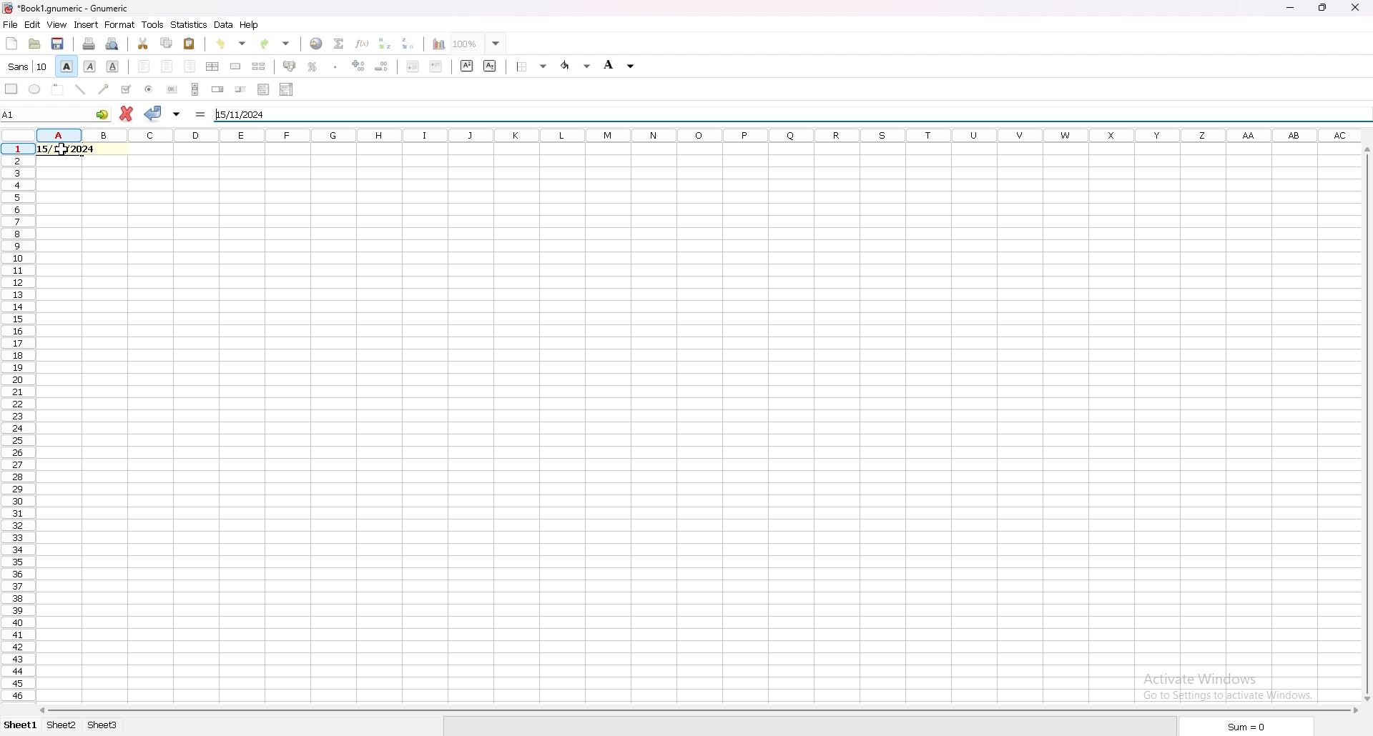 This screenshot has width=1373, height=736. Describe the element at coordinates (701, 134) in the screenshot. I see `column` at that location.